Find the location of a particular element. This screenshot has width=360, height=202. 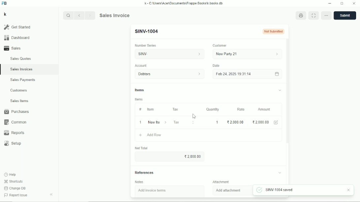

Account is located at coordinates (141, 65).